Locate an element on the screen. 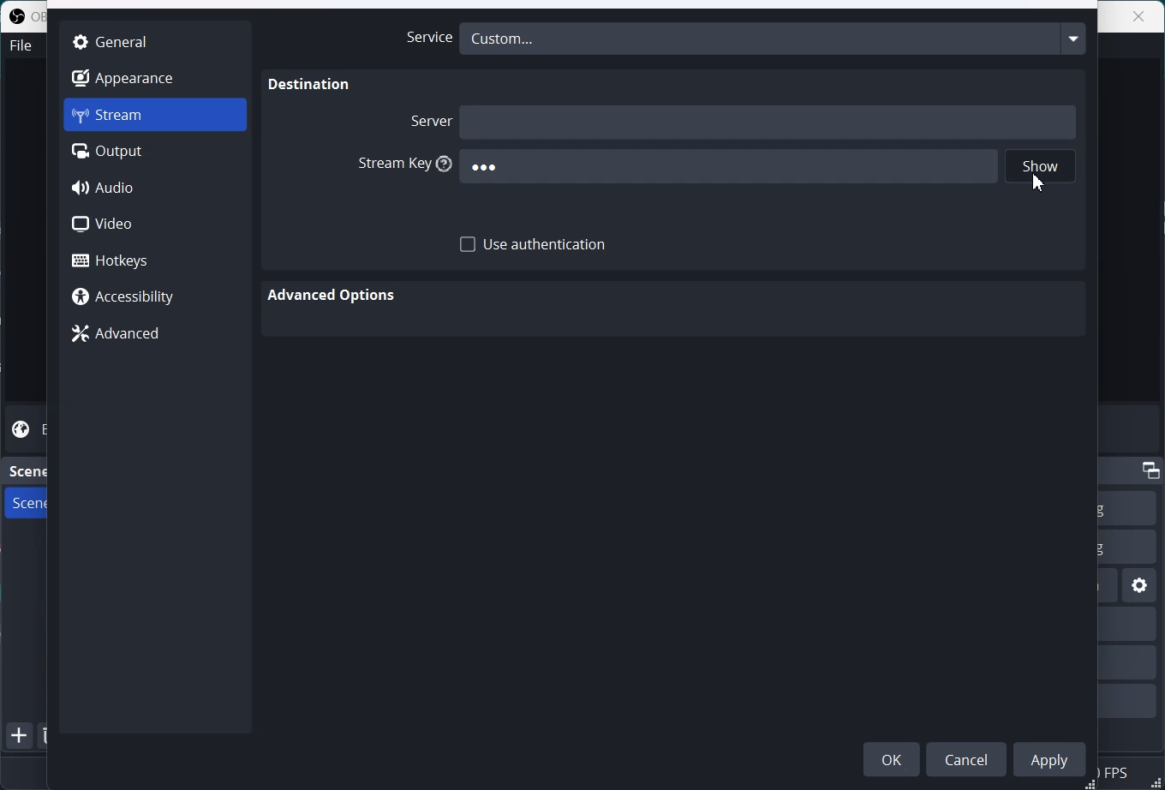 Image resolution: width=1165 pixels, height=790 pixels. Stream key input is located at coordinates (727, 167).